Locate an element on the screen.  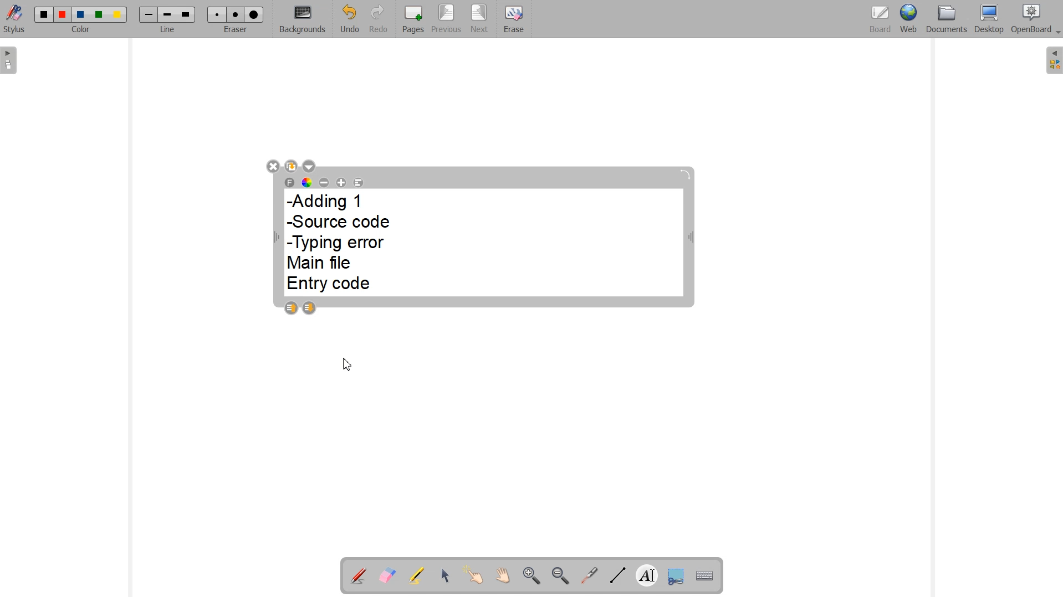
Duplicate is located at coordinates (292, 166).